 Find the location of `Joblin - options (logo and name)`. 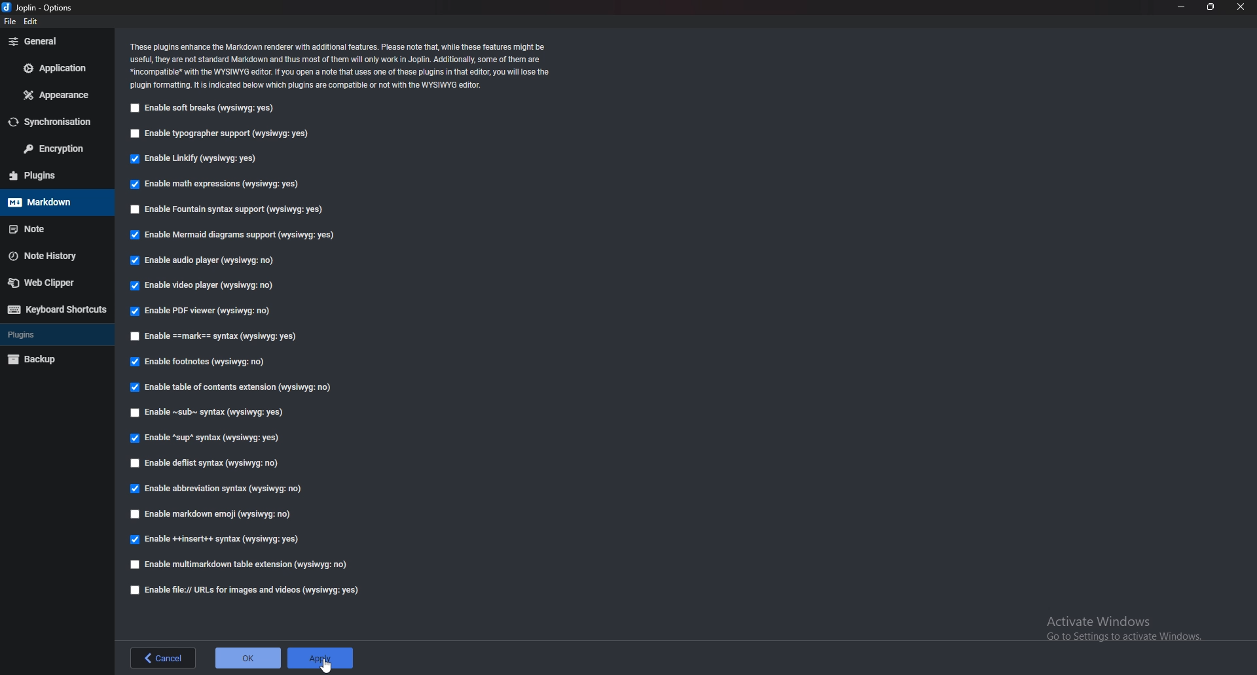

Joblin - options (logo and name) is located at coordinates (41, 9).